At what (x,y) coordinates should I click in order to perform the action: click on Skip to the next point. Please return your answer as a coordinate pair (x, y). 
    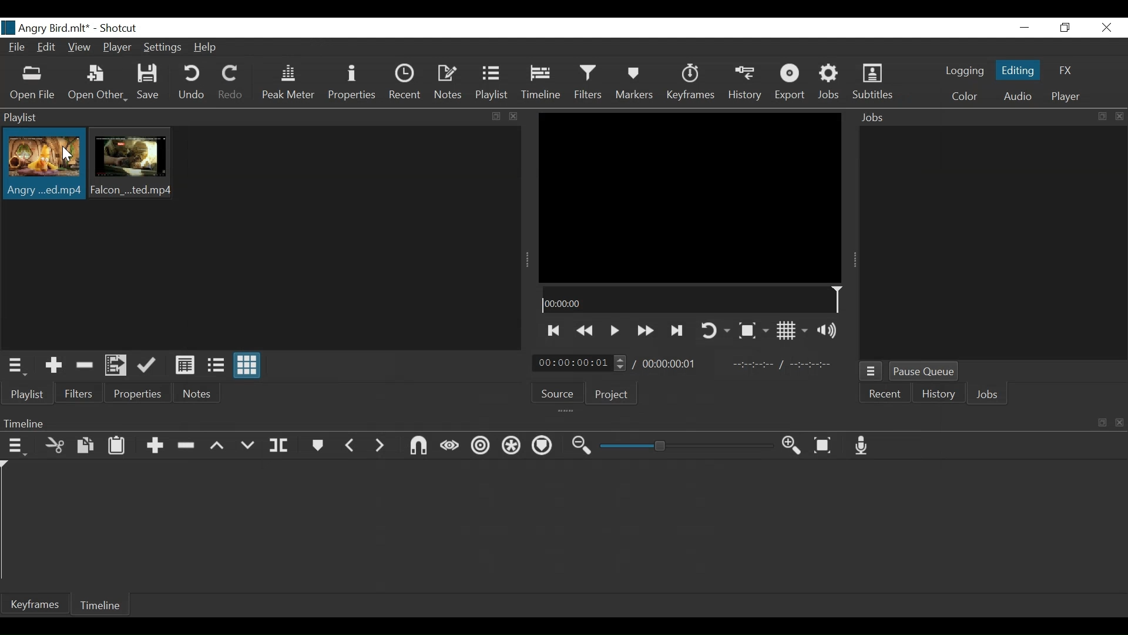
    Looking at the image, I should click on (554, 331).